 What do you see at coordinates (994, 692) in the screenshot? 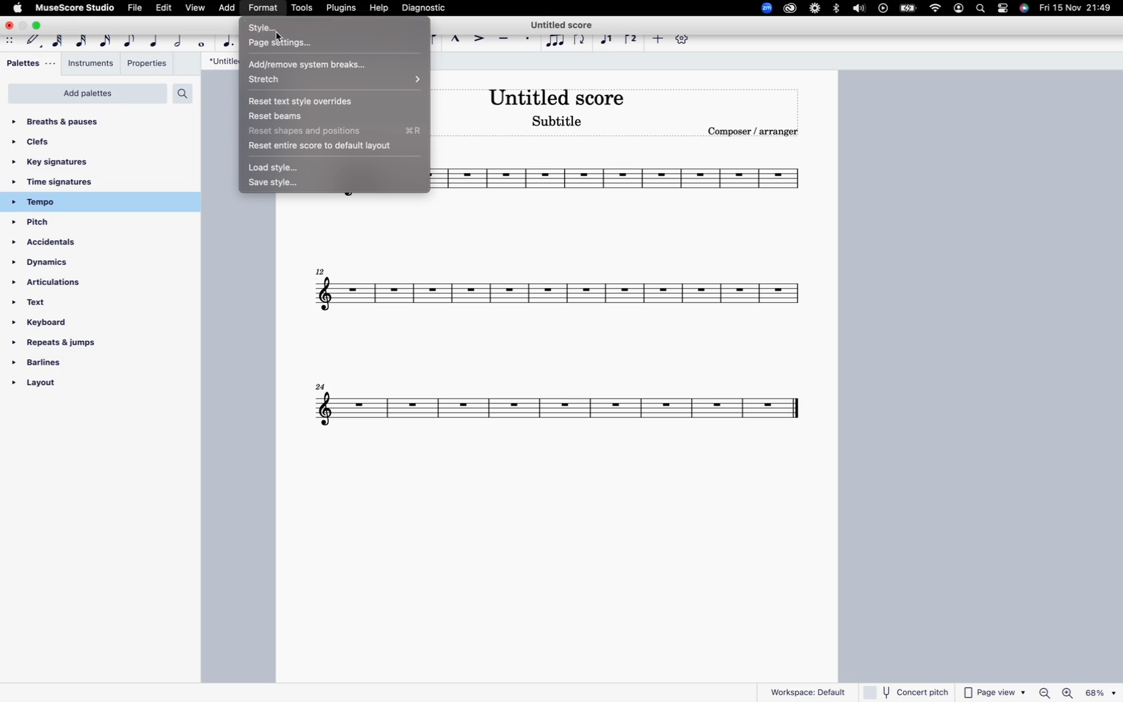
I see `page view` at bounding box center [994, 692].